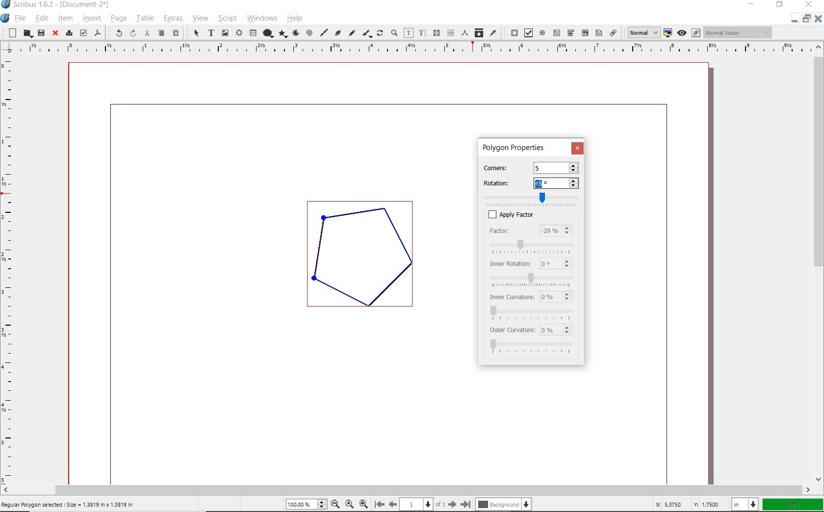  I want to click on pdf check box, so click(527, 33).